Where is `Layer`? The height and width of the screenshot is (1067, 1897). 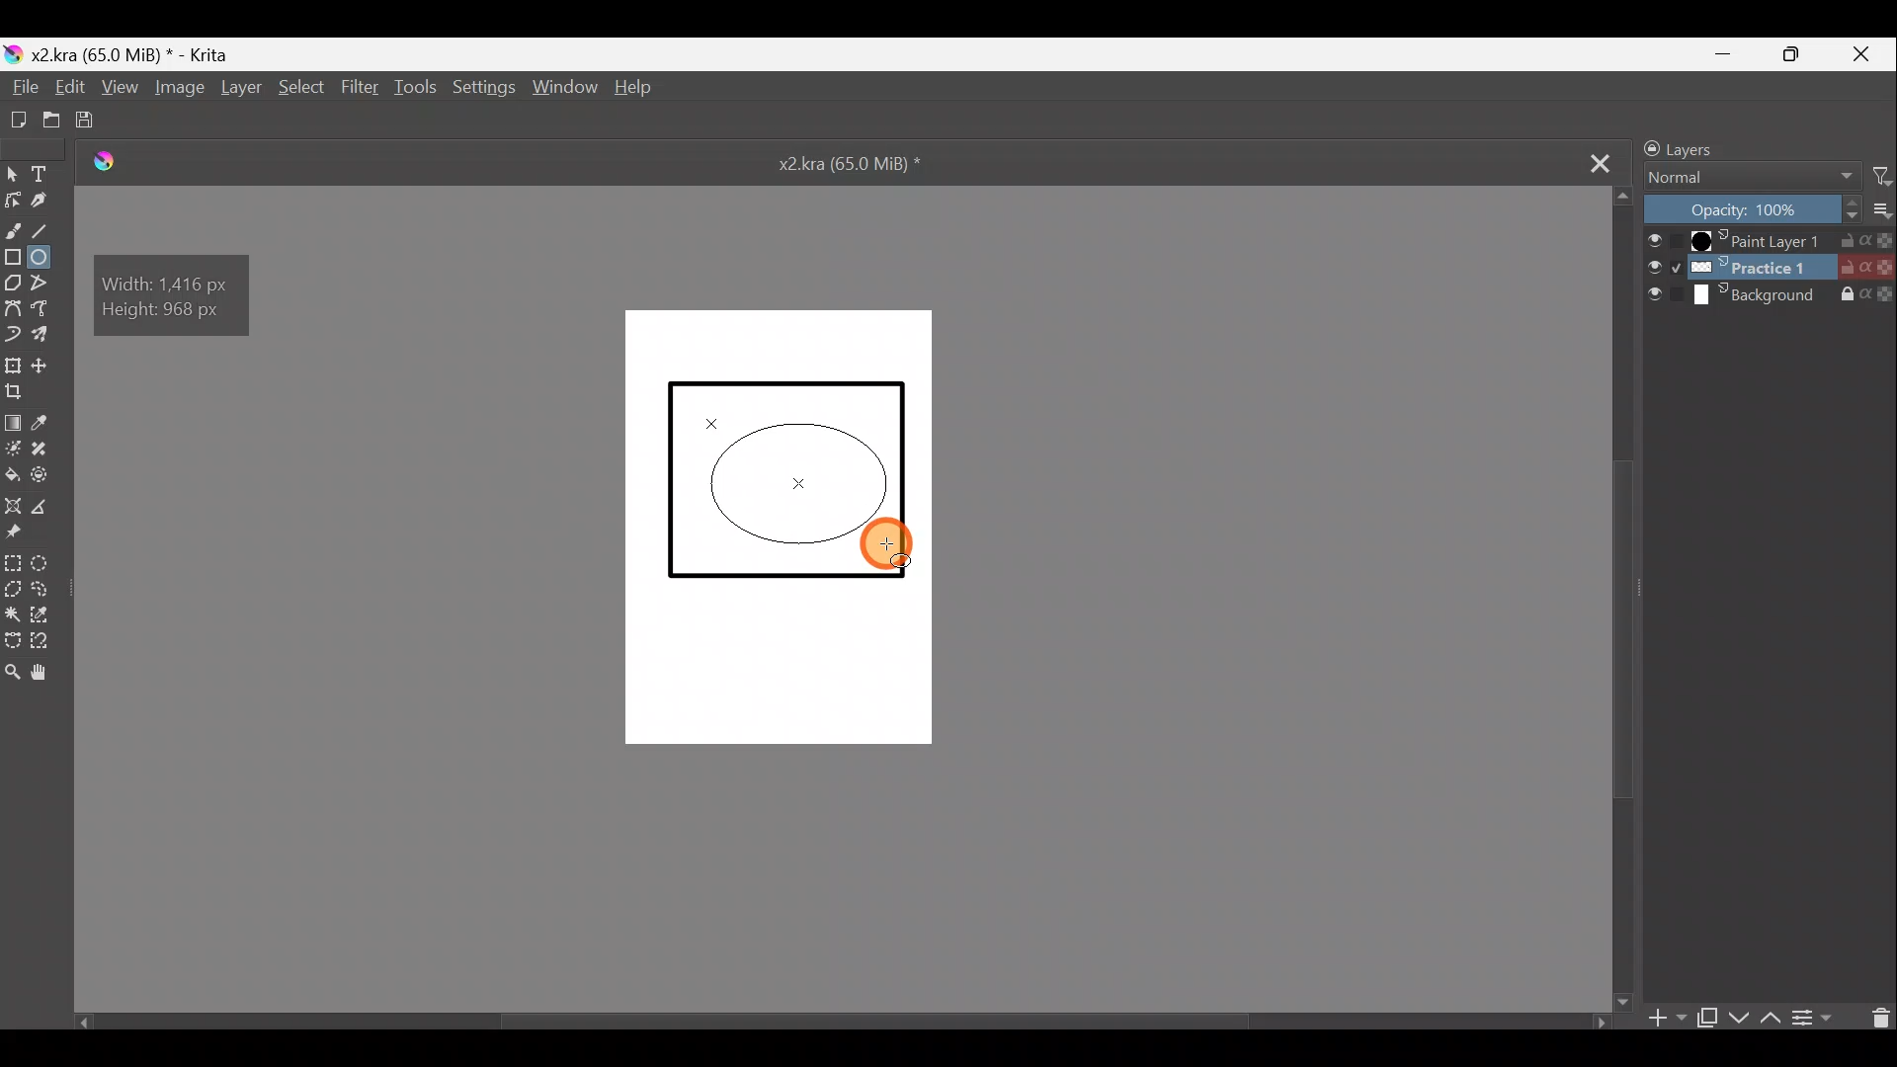 Layer is located at coordinates (242, 92).